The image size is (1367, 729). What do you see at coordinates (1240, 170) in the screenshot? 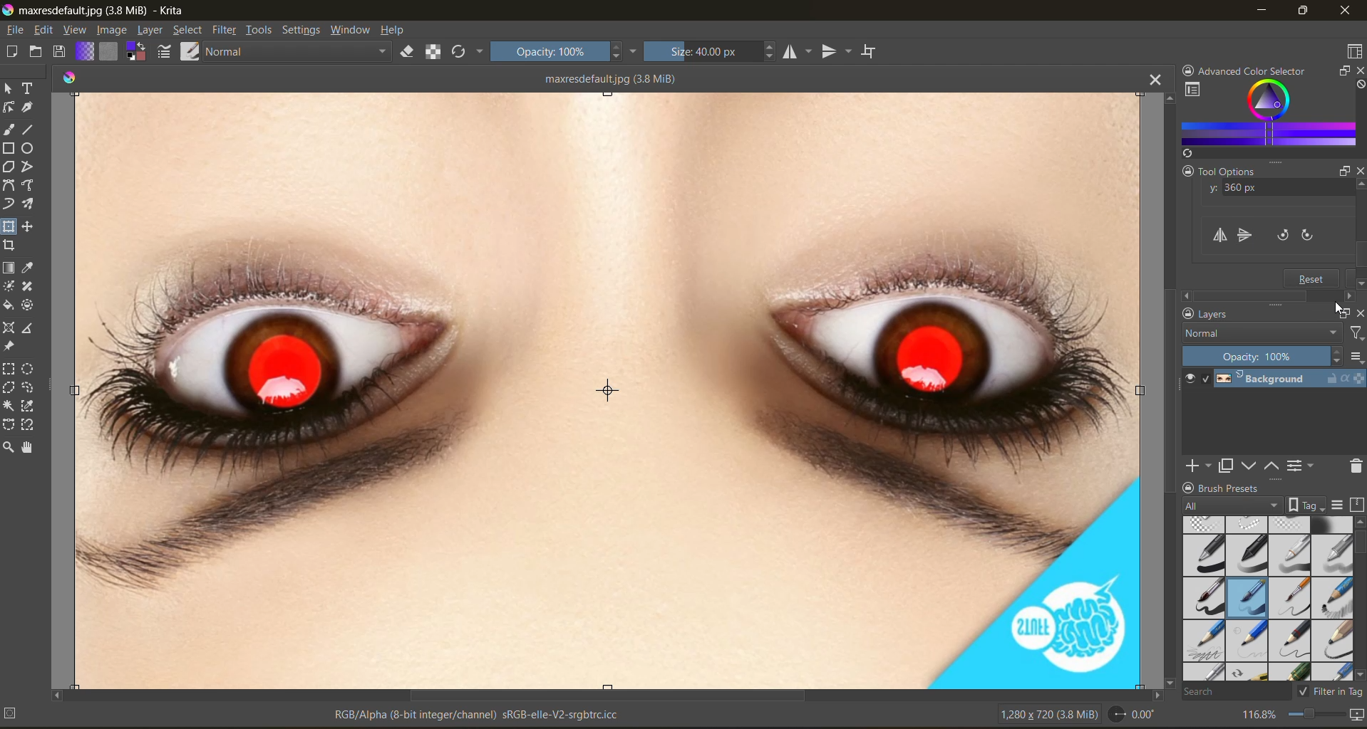
I see `Tool options` at bounding box center [1240, 170].